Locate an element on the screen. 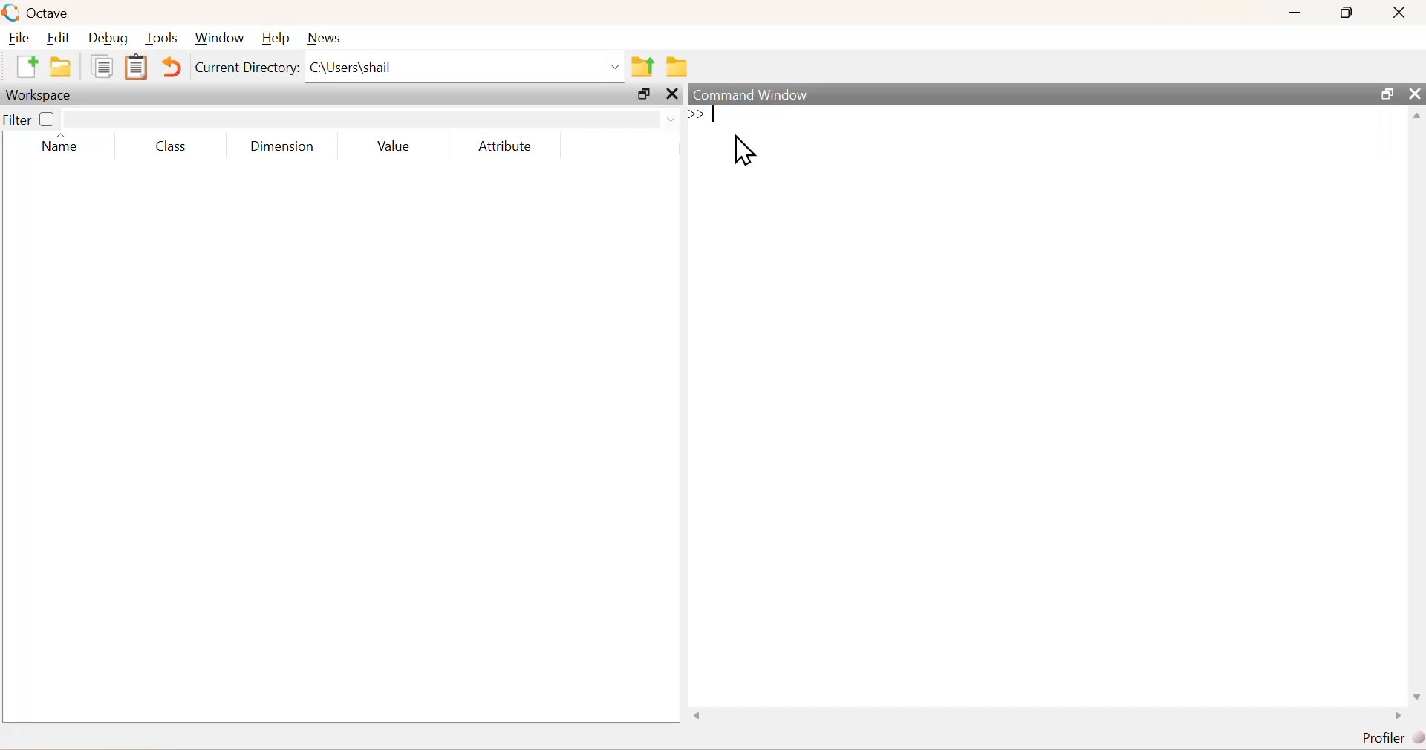  document clipboard is located at coordinates (136, 68).